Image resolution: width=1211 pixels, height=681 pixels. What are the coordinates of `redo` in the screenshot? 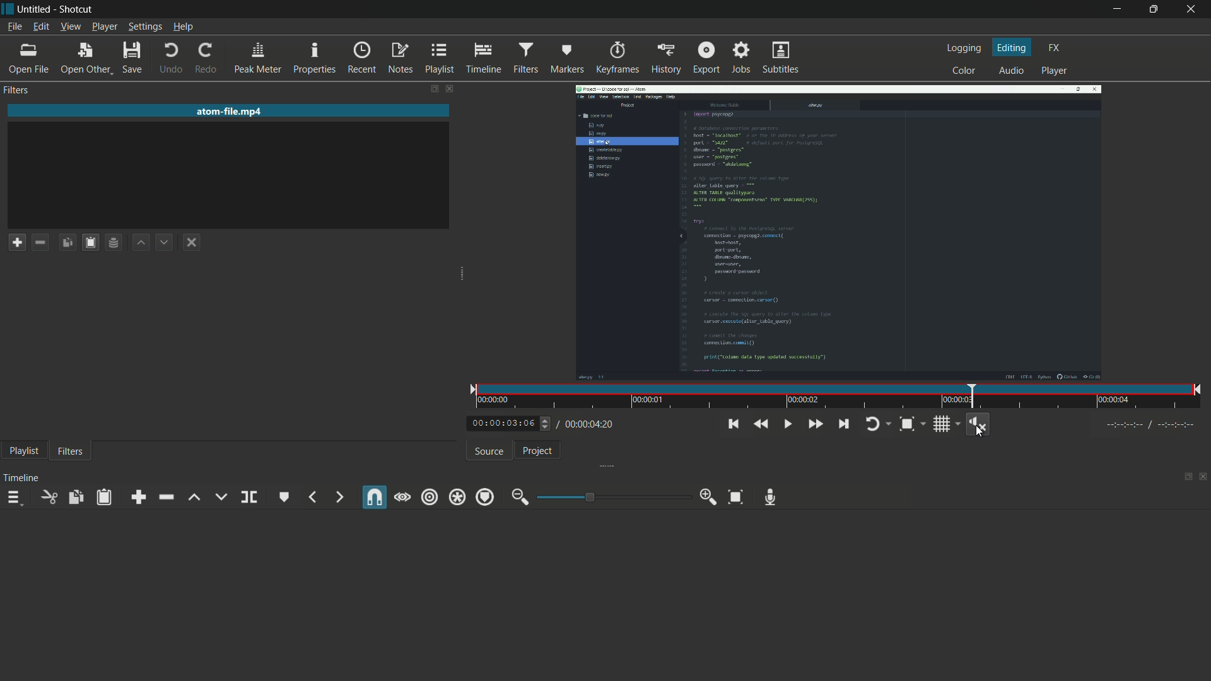 It's located at (204, 57).